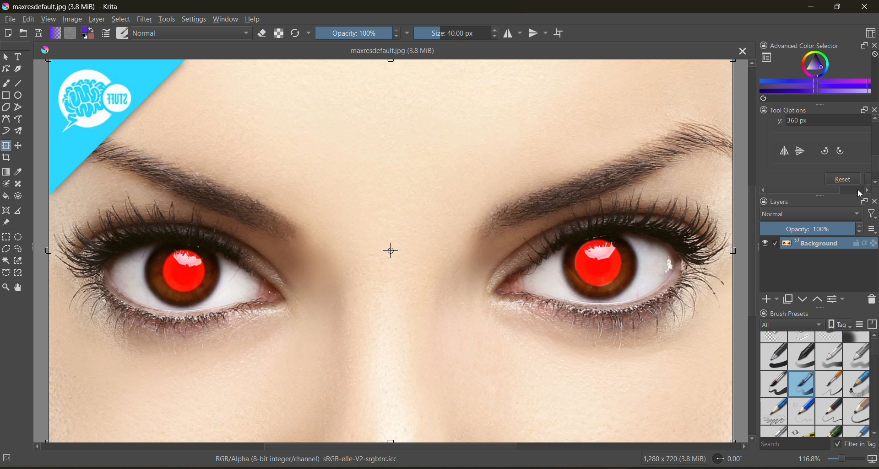  Describe the element at coordinates (840, 324) in the screenshot. I see `show tag box` at that location.